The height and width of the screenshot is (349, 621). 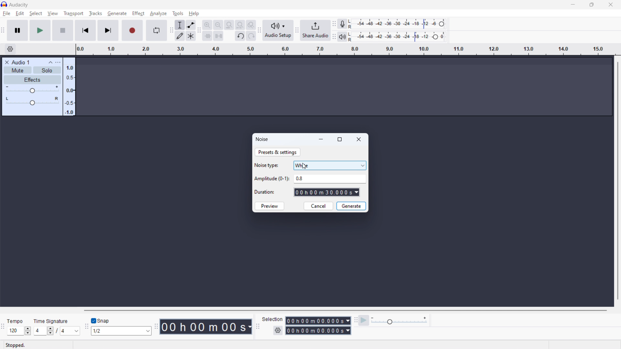 I want to click on select noise type, so click(x=330, y=165).